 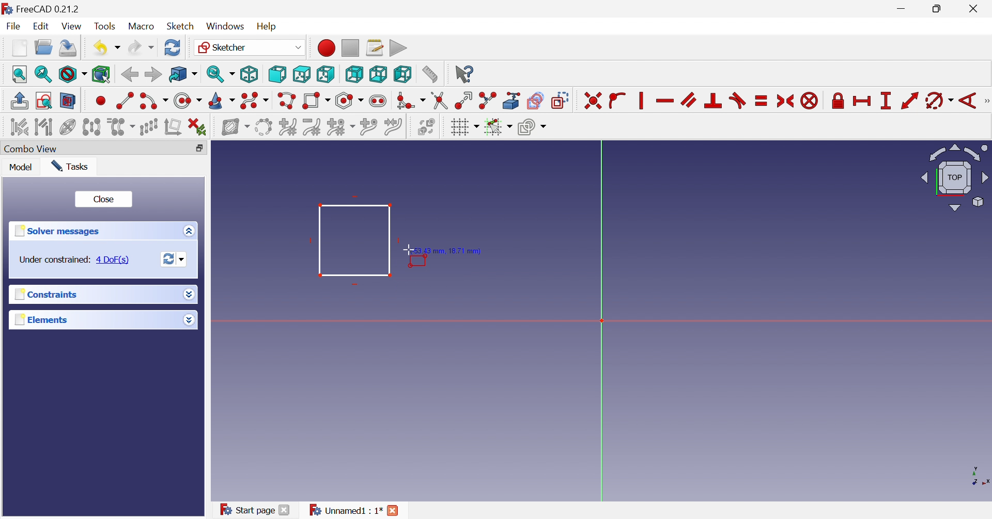 I want to click on Create arc, so click(x=153, y=101).